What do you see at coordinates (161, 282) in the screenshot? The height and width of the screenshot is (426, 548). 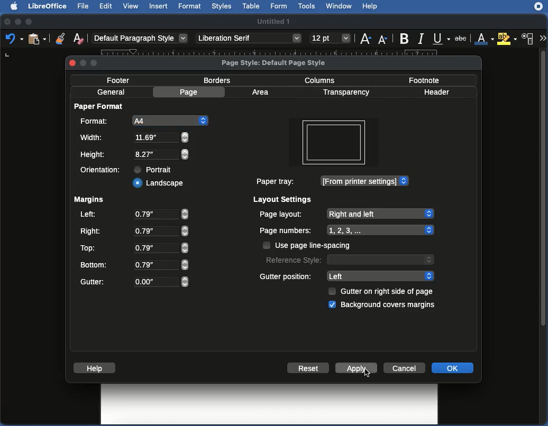 I see `O` at bounding box center [161, 282].